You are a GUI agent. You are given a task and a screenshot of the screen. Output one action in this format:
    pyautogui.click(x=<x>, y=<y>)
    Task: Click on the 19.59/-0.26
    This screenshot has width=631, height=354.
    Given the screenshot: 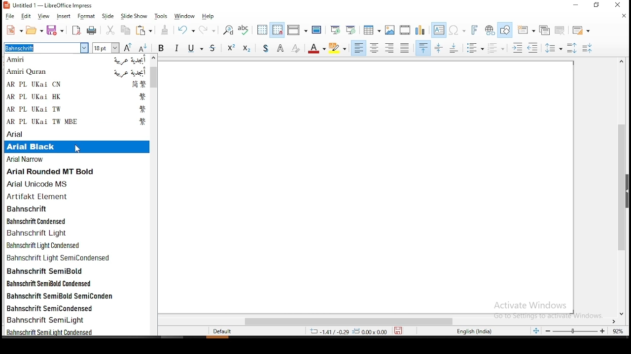 What is the action you would take?
    pyautogui.click(x=326, y=331)
    